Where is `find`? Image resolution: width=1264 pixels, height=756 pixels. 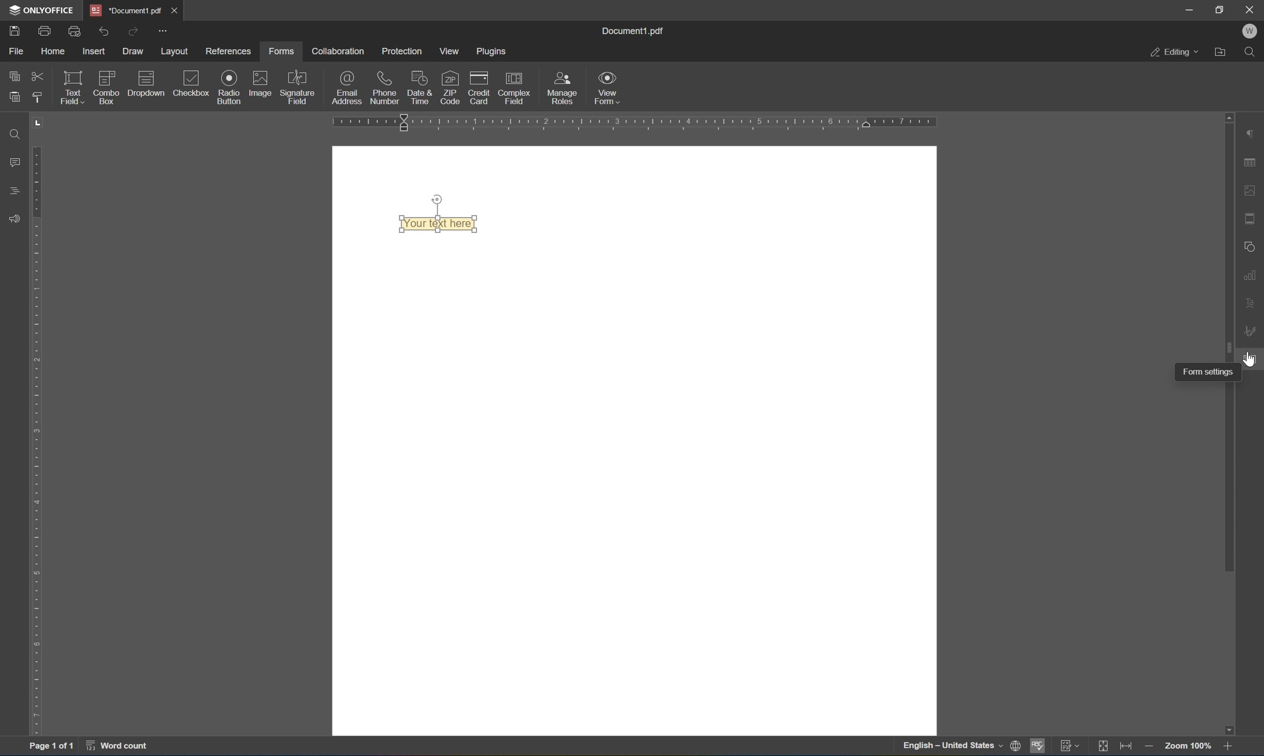 find is located at coordinates (1253, 52).